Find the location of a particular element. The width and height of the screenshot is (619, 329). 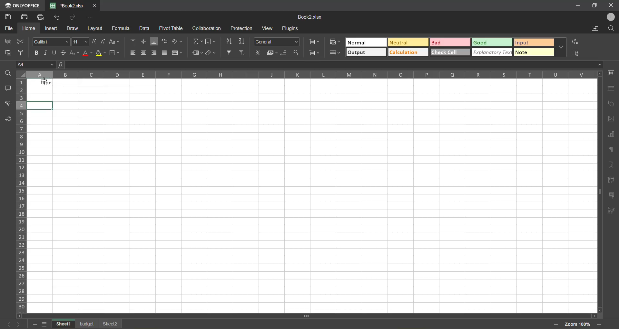

align right is located at coordinates (154, 52).